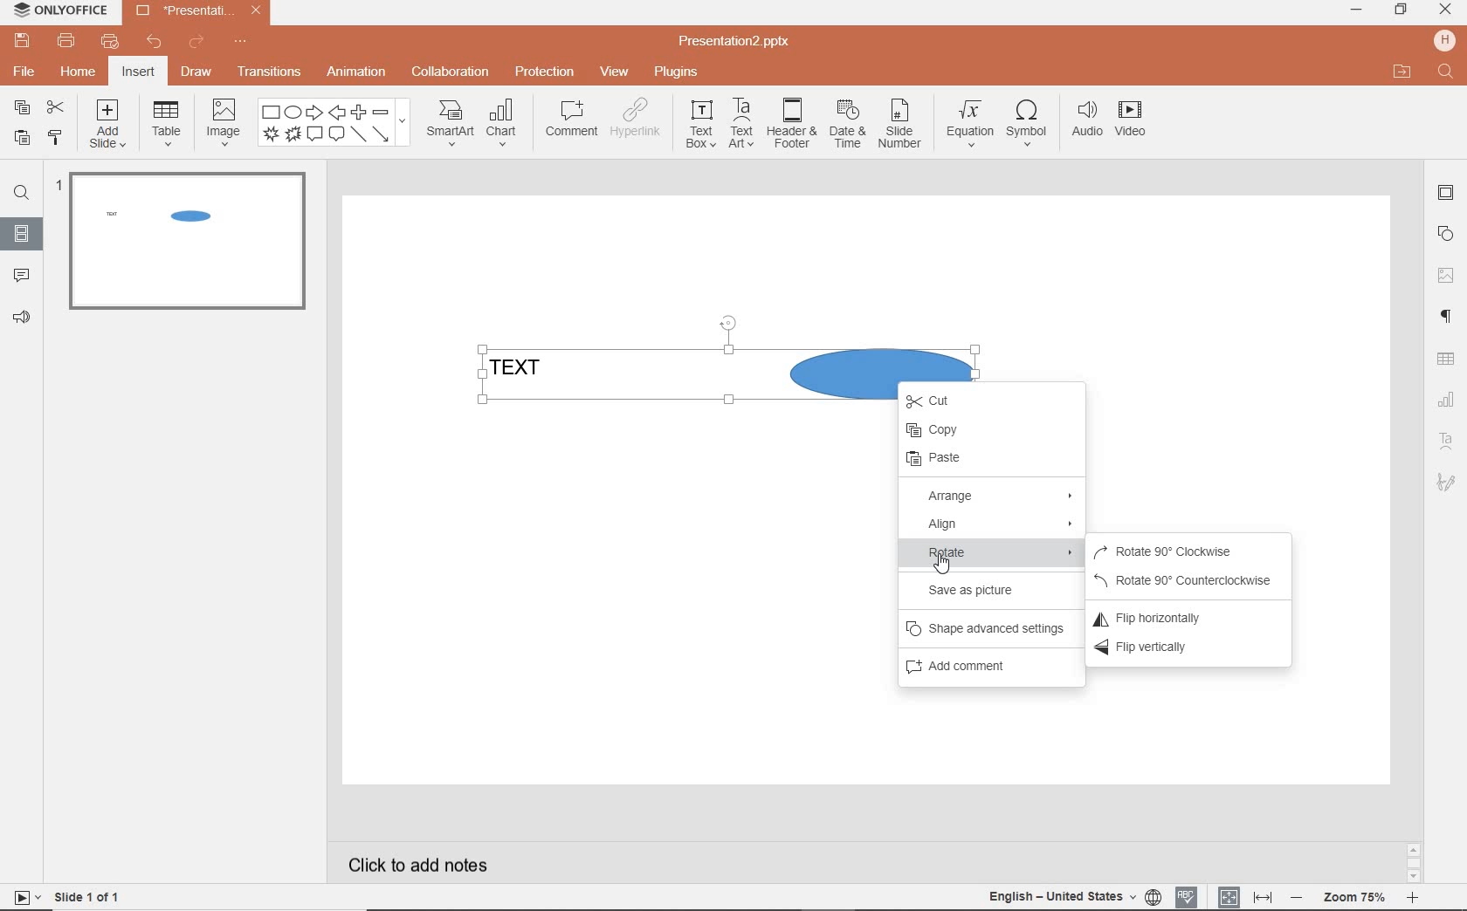 The height and width of the screenshot is (911, 1467). I want to click on cursor, so click(940, 563).